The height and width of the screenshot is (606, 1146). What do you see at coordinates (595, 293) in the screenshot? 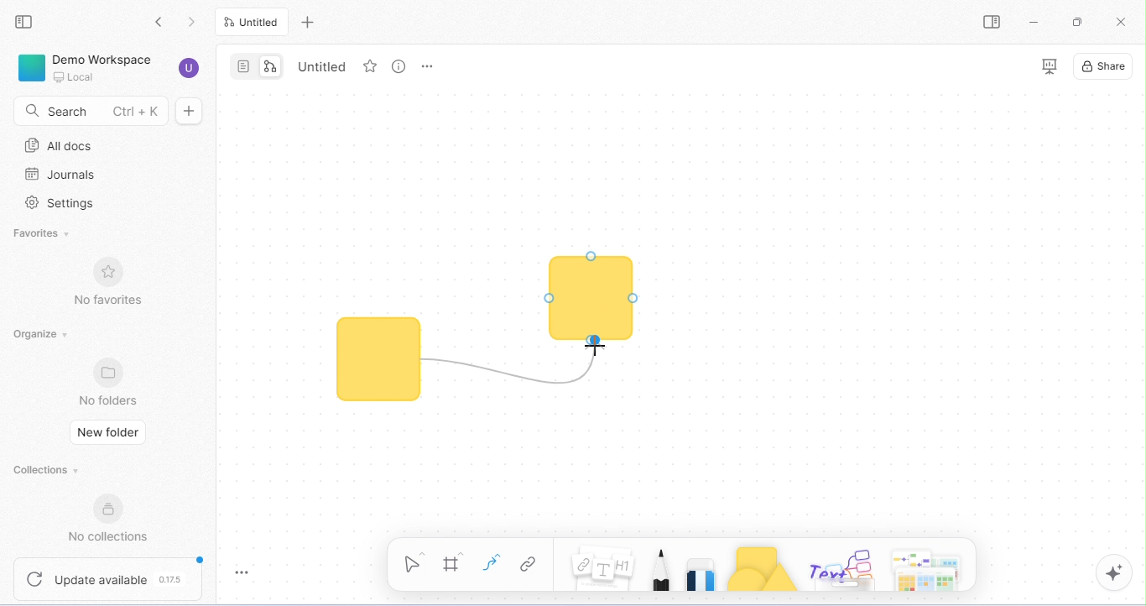
I see `connector moved to another shape ` at bounding box center [595, 293].